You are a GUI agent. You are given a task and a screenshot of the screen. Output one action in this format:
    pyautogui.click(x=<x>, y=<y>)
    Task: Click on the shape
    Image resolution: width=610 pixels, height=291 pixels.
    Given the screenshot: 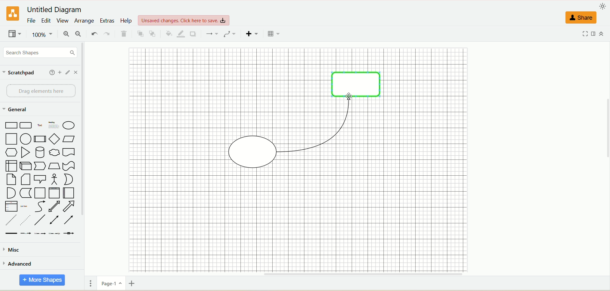 What is the action you would take?
    pyautogui.click(x=253, y=152)
    